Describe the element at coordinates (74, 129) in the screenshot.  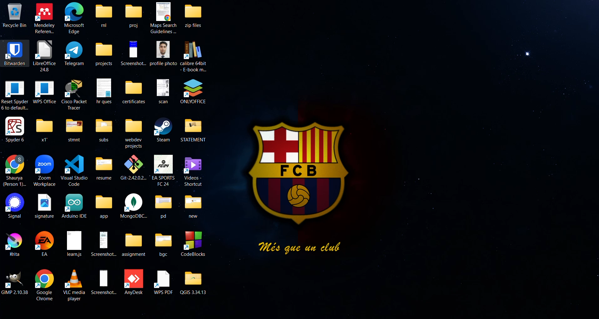
I see `stmnt` at that location.